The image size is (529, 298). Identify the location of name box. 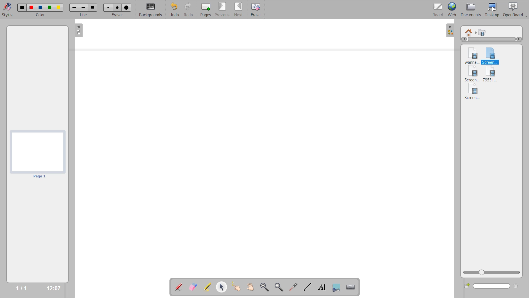
(492, 286).